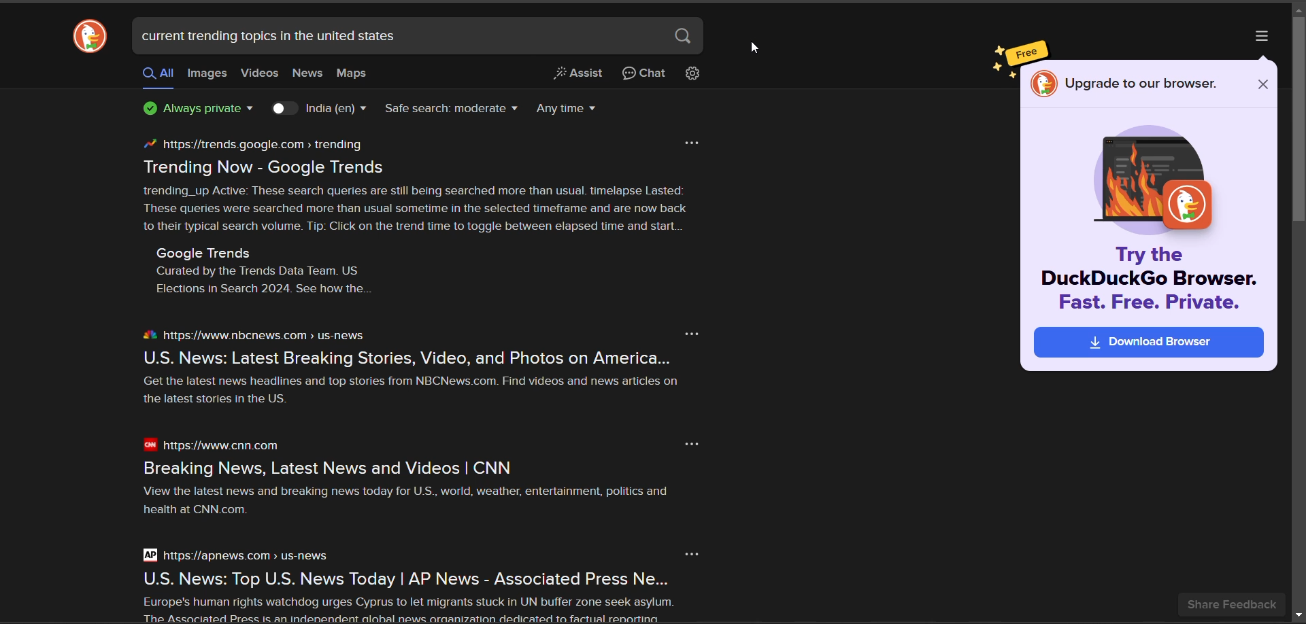 This screenshot has height=624, width=1306. Describe the element at coordinates (410, 392) in the screenshot. I see `Get the latest news headlines and top stories from NBCNews com. Find videos and news articles on the latest stories in the US` at that location.